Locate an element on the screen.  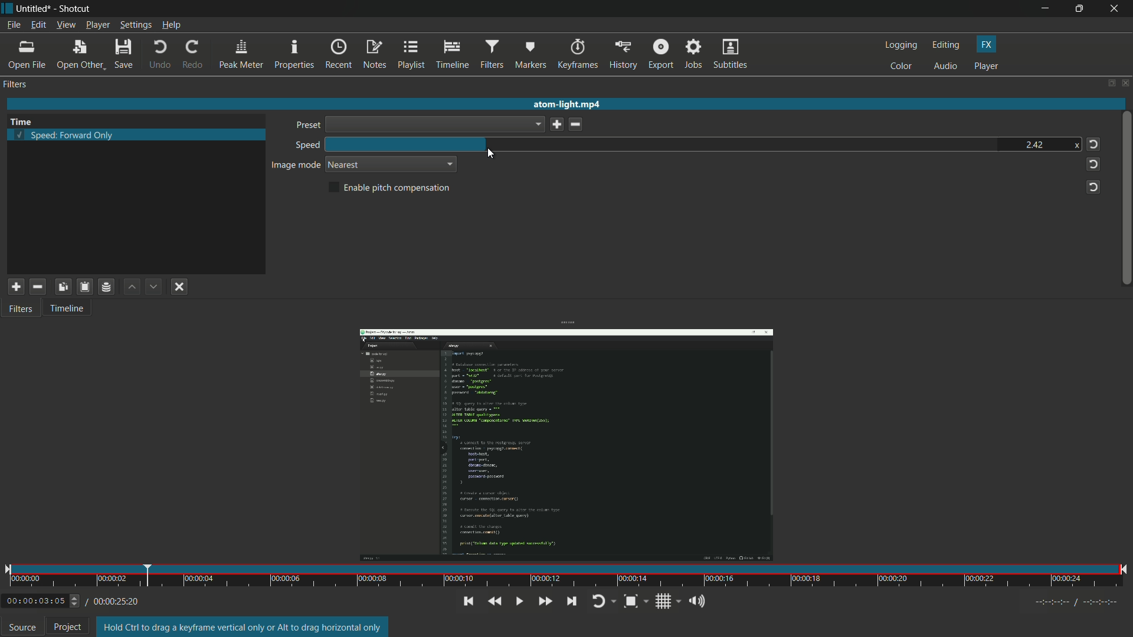
image mode is located at coordinates (296, 166).